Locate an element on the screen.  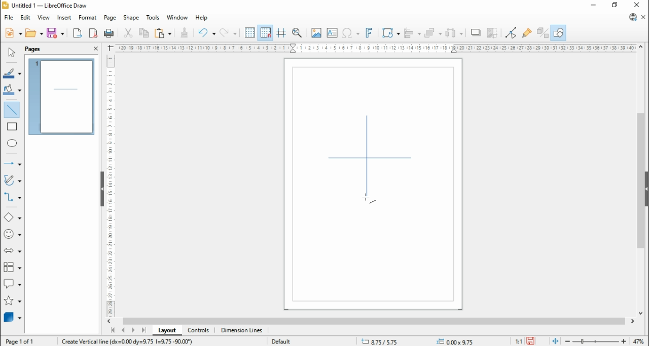
arrange is located at coordinates (434, 32).